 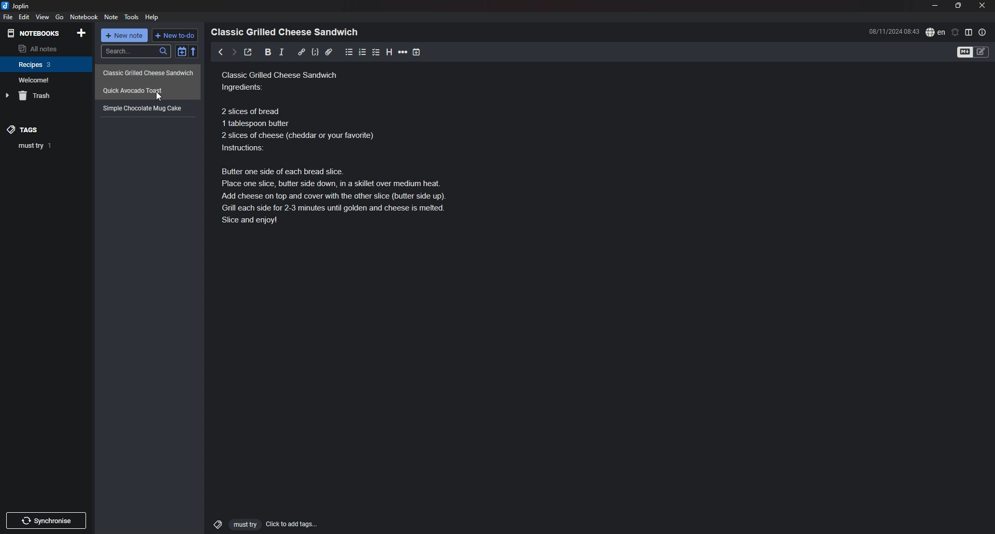 What do you see at coordinates (46, 518) in the screenshot?
I see `` at bounding box center [46, 518].